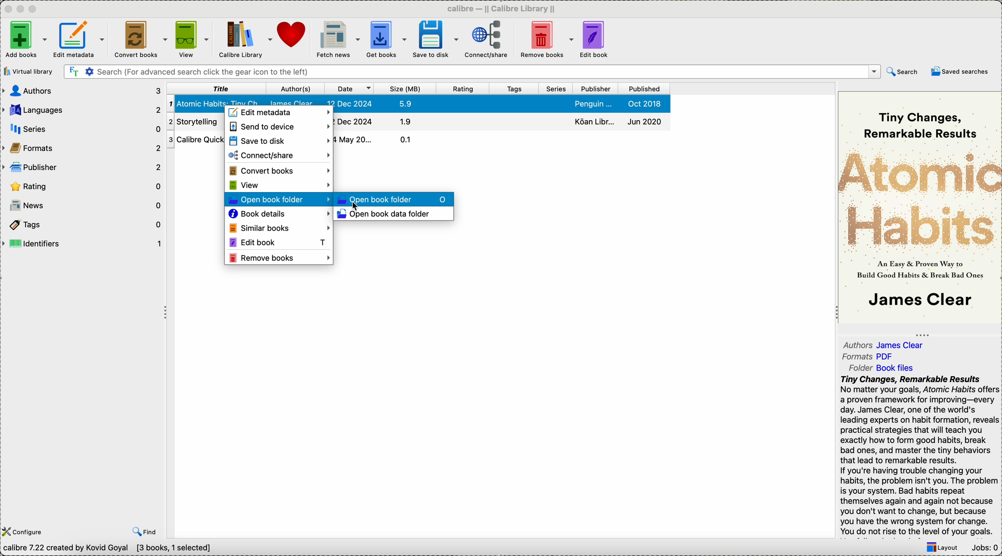 The width and height of the screenshot is (1002, 556). Describe the element at coordinates (25, 532) in the screenshot. I see `configure` at that location.